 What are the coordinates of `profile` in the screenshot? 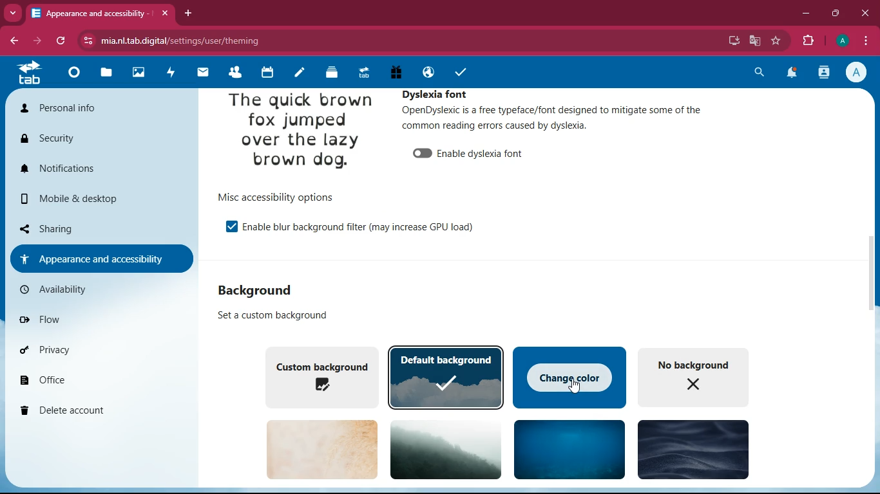 It's located at (842, 41).